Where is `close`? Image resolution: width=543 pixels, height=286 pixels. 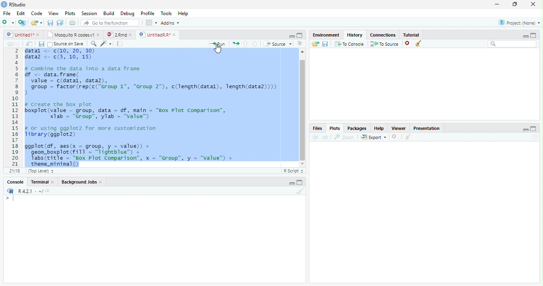
close is located at coordinates (533, 4).